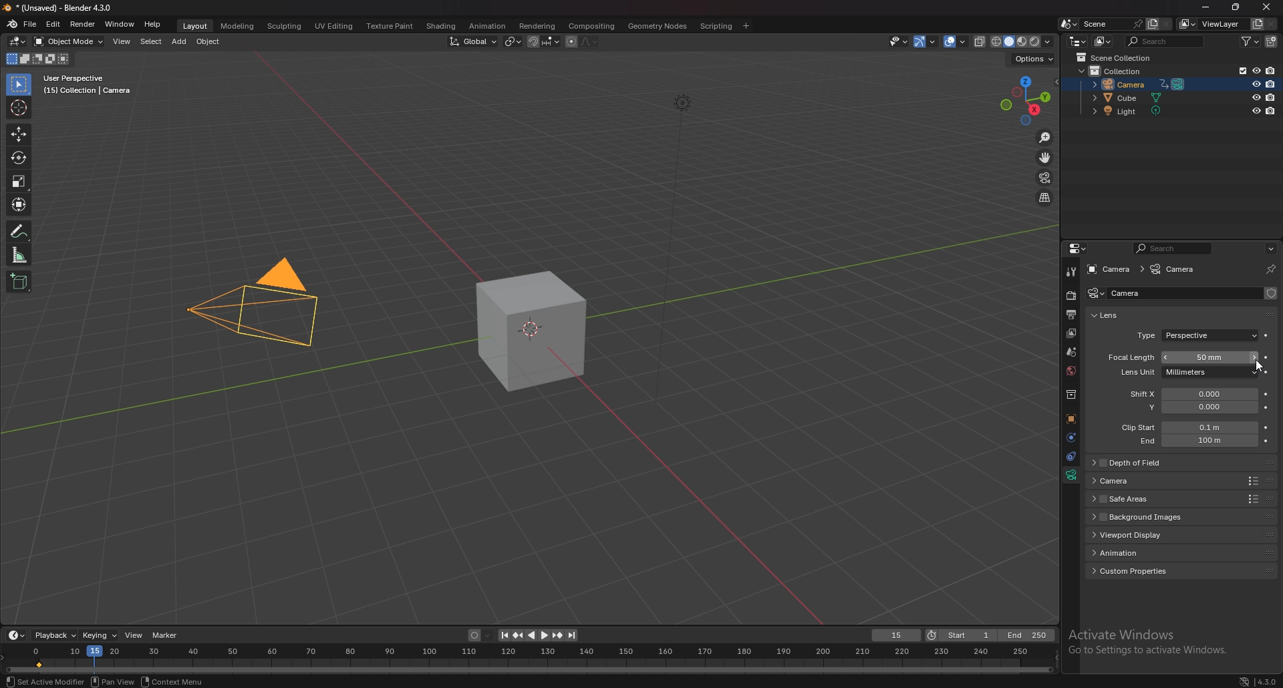 The height and width of the screenshot is (688, 1283). What do you see at coordinates (1197, 337) in the screenshot?
I see `type` at bounding box center [1197, 337].